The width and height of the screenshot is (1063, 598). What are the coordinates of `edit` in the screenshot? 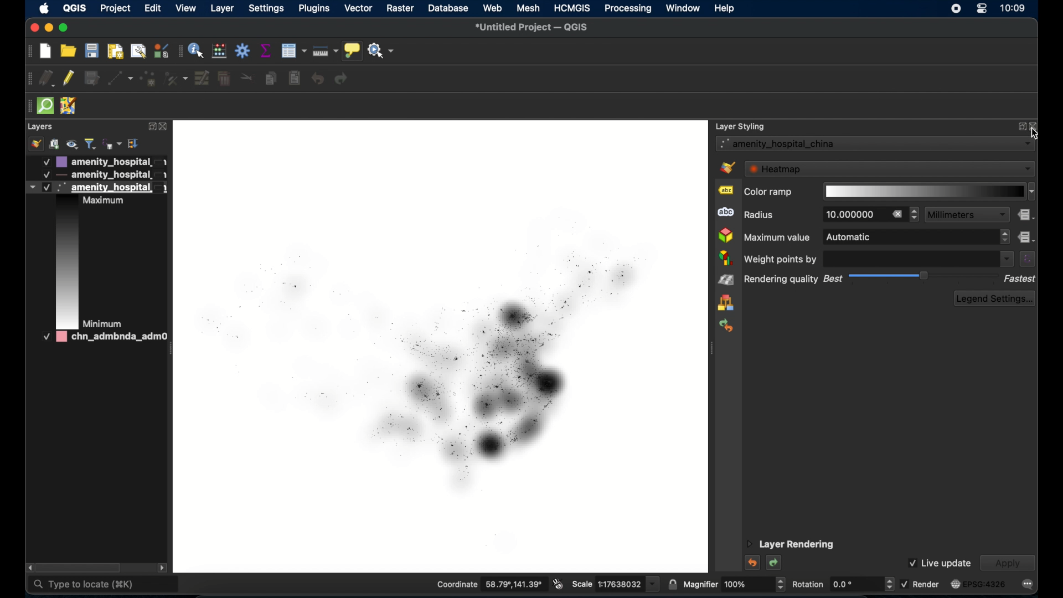 It's located at (153, 8).